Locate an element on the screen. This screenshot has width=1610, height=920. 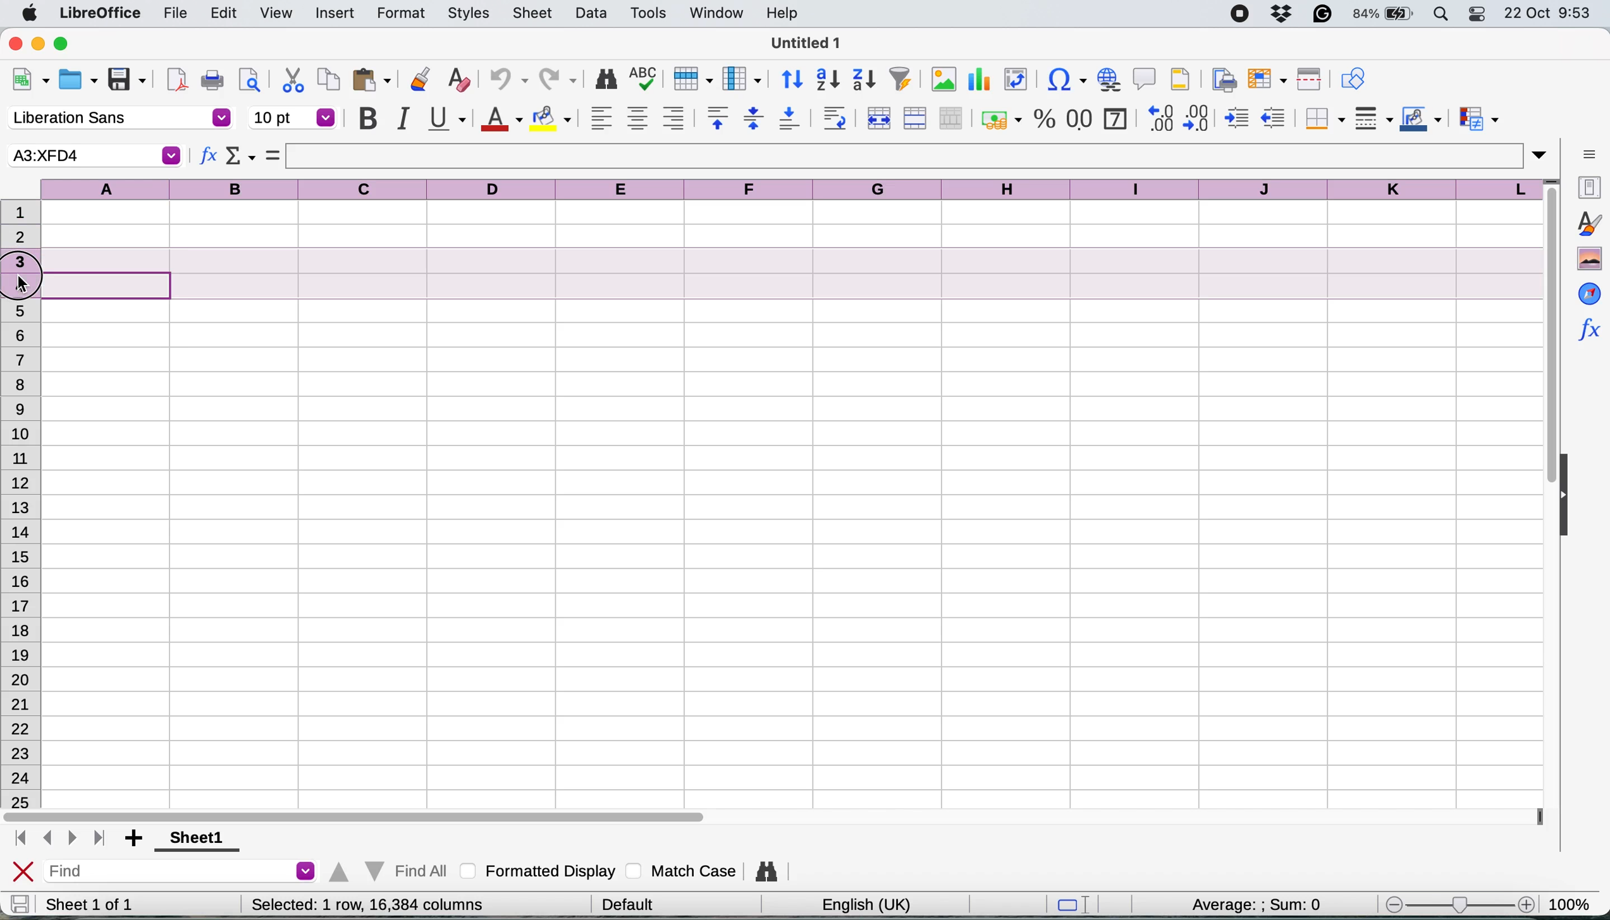
properties is located at coordinates (1587, 186).